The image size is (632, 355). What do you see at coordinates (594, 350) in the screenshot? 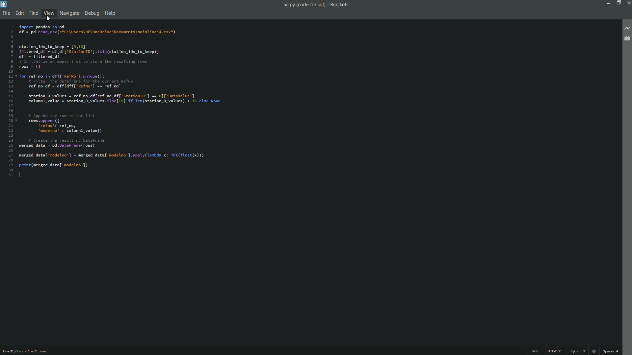
I see `Unsaved changes Indicator` at bounding box center [594, 350].